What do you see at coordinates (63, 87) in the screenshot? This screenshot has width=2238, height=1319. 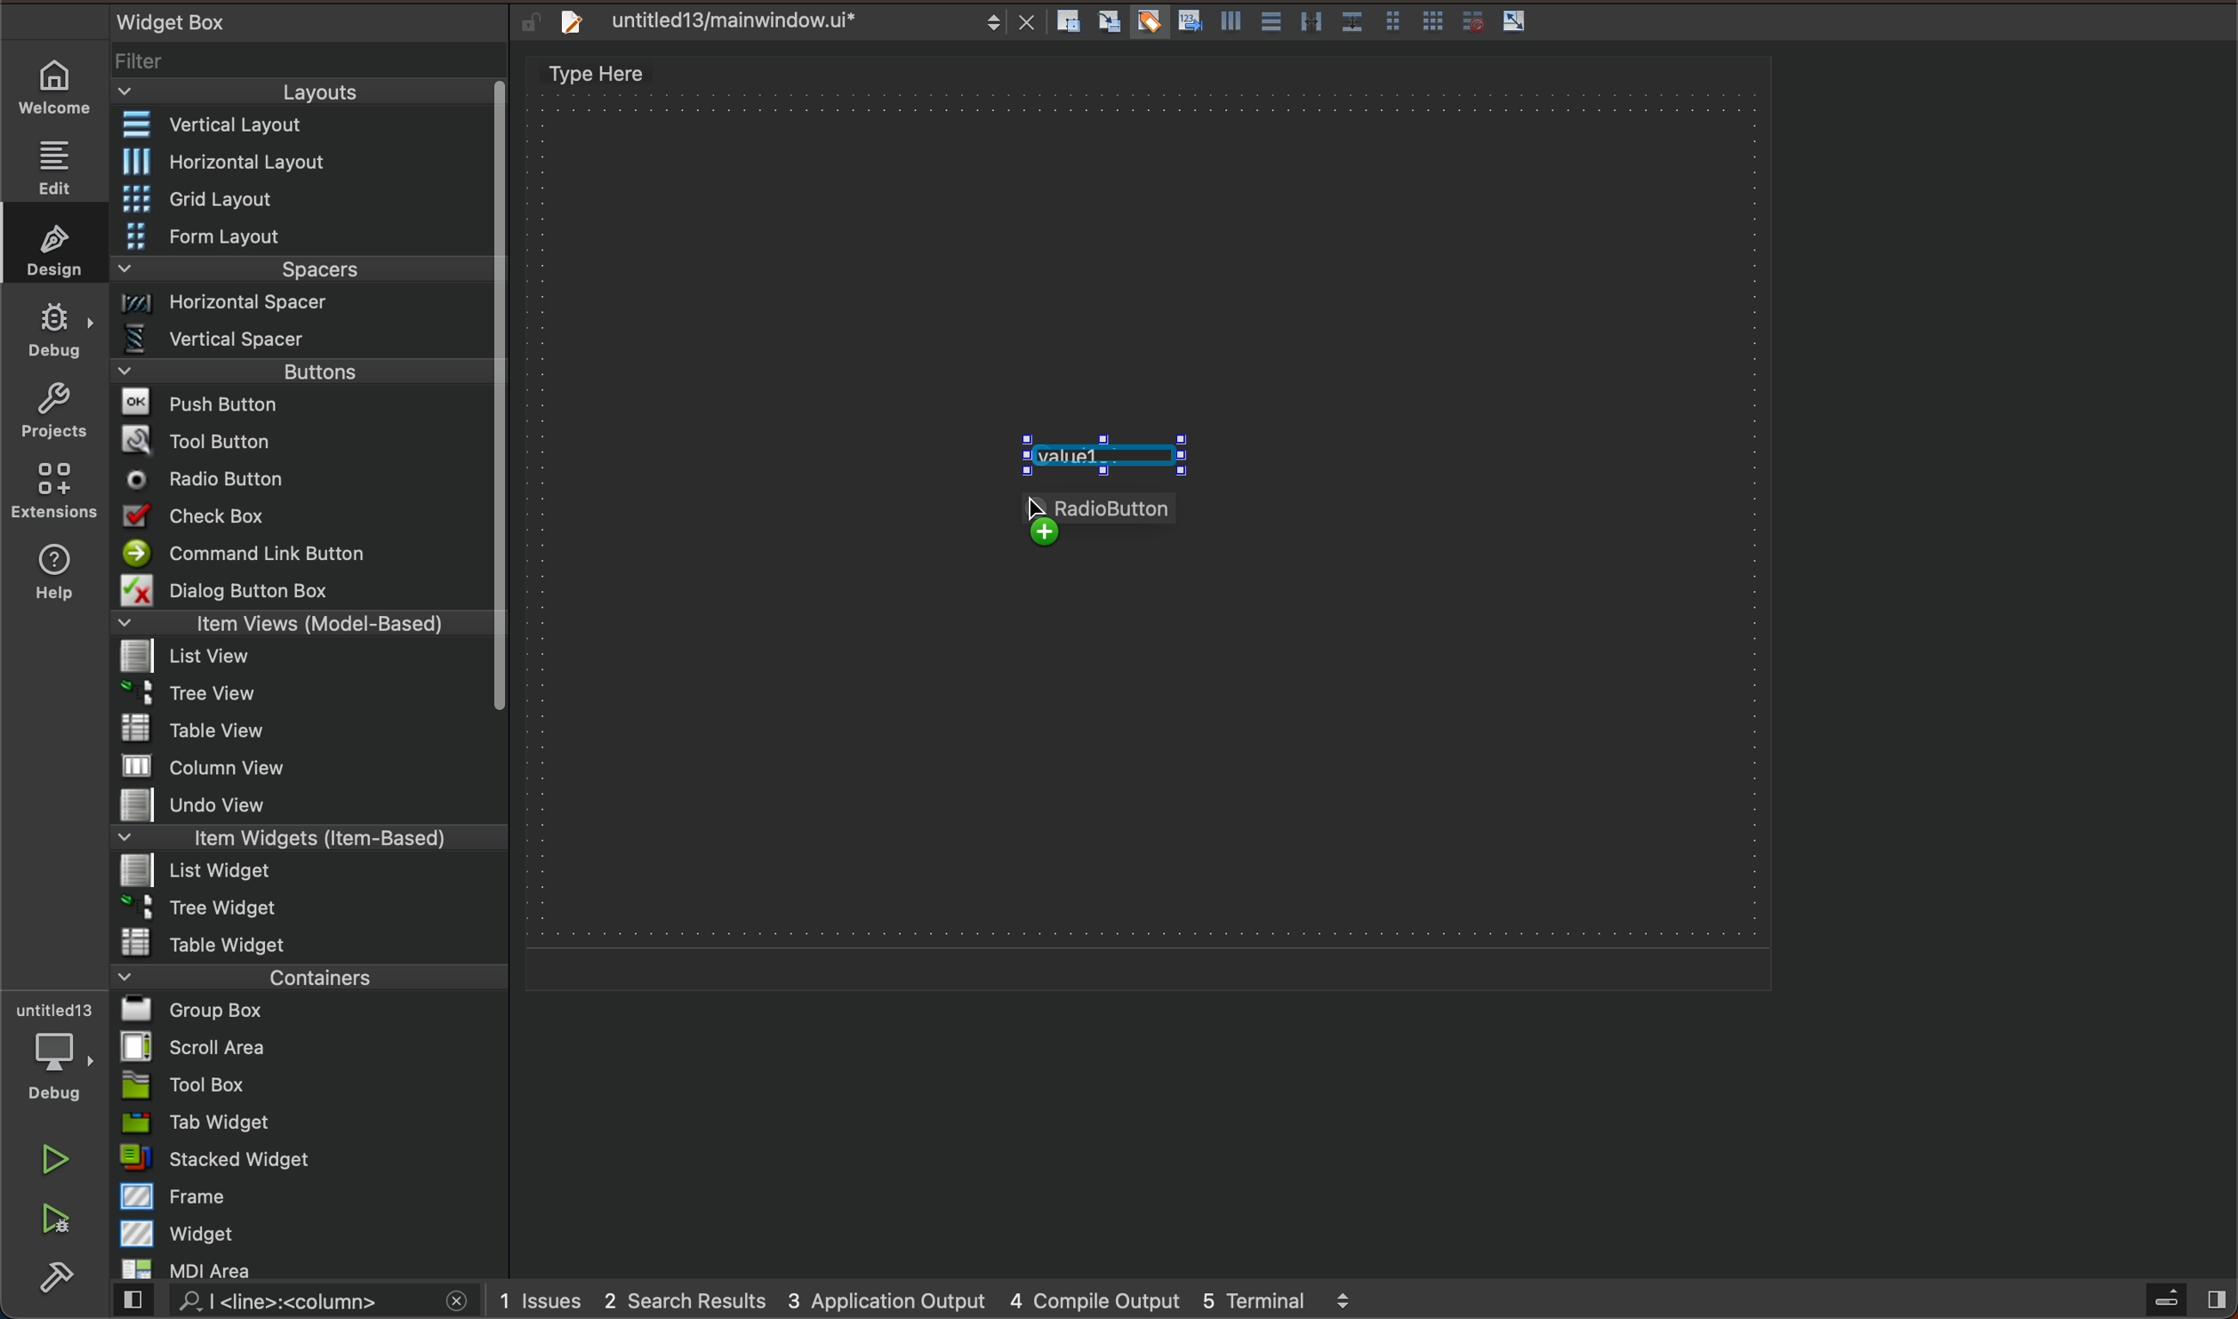 I see `home` at bounding box center [63, 87].